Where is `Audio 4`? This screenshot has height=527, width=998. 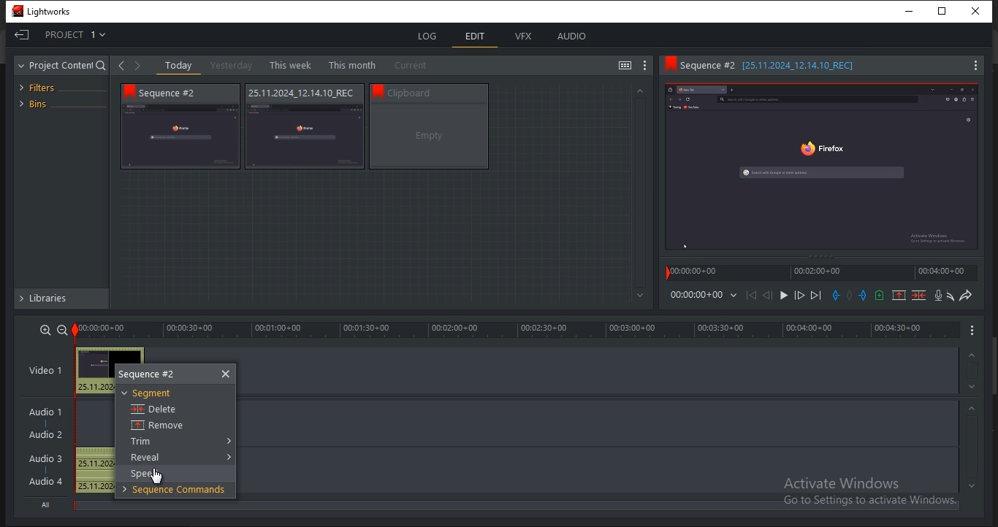 Audio 4 is located at coordinates (47, 482).